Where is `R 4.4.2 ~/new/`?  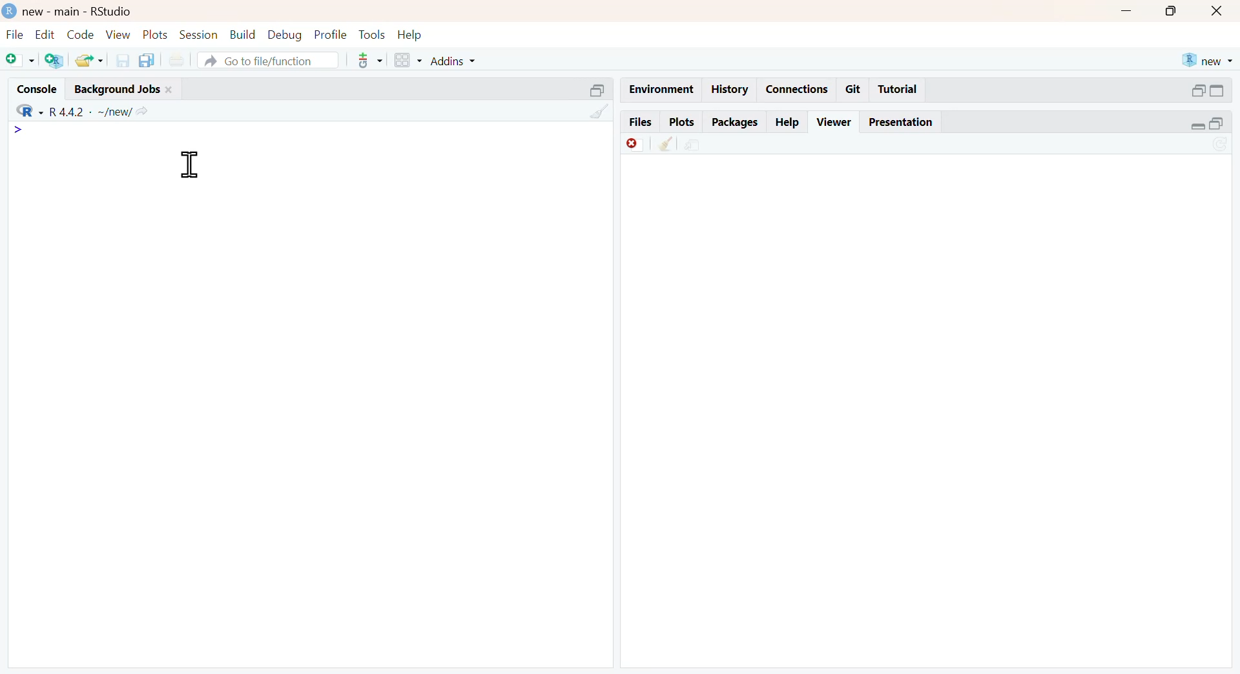 R 4.4.2 ~/new/ is located at coordinates (90, 112).